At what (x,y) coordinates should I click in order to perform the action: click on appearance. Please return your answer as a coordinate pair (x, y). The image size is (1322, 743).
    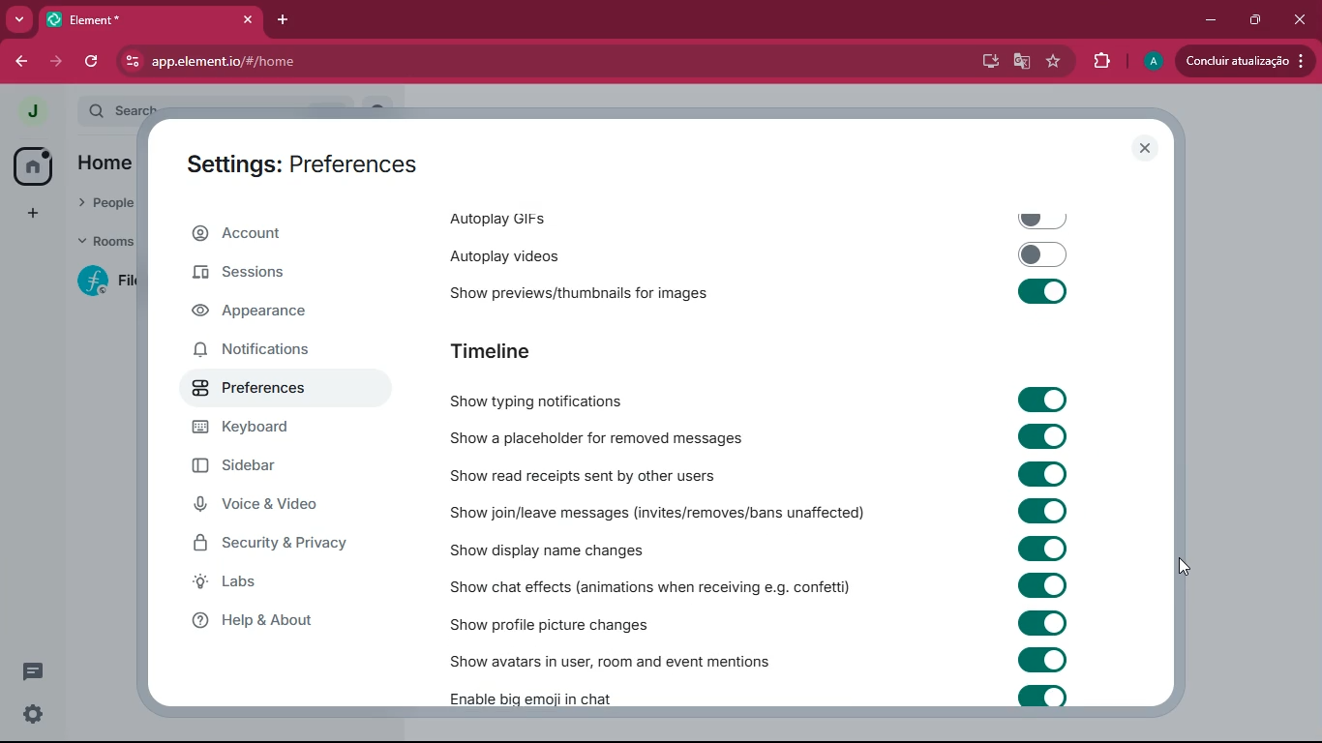
    Looking at the image, I should click on (266, 314).